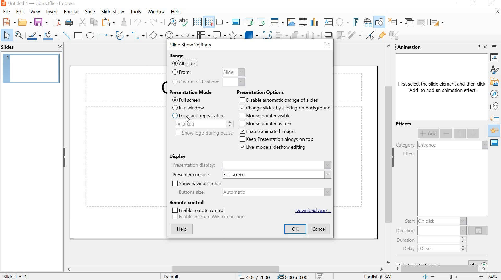 This screenshot has width=501, height=280. I want to click on custom slideshow, so click(196, 82).